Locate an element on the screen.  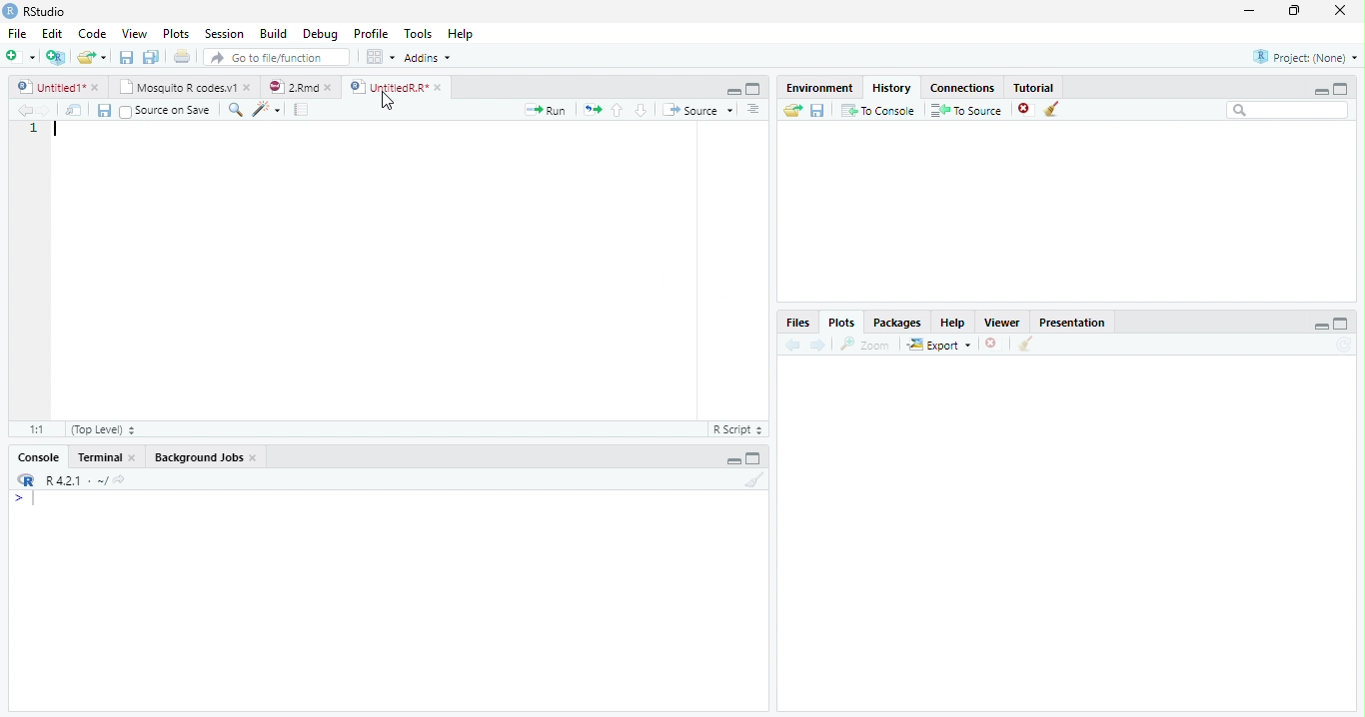
Environment is located at coordinates (818, 87).